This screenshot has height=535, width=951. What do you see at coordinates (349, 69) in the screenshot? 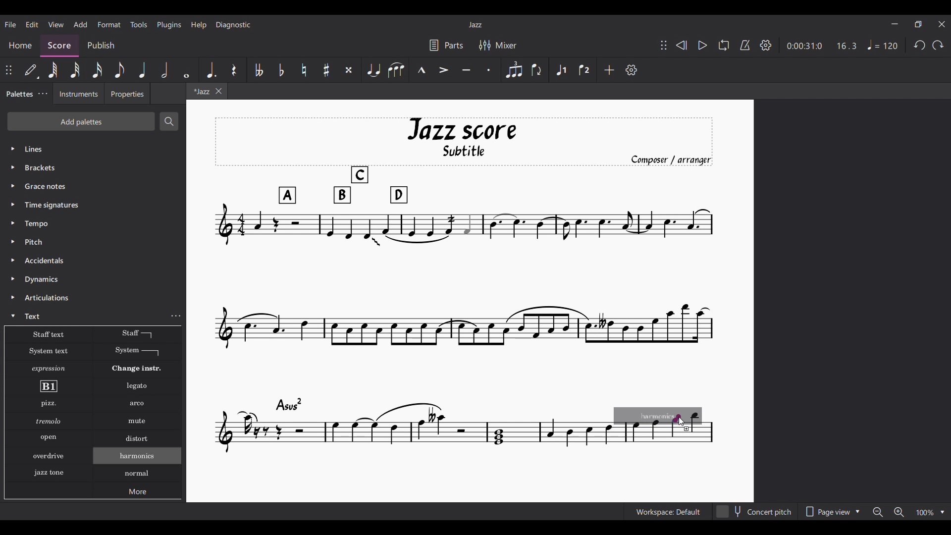
I see `Toggle double sharp` at bounding box center [349, 69].